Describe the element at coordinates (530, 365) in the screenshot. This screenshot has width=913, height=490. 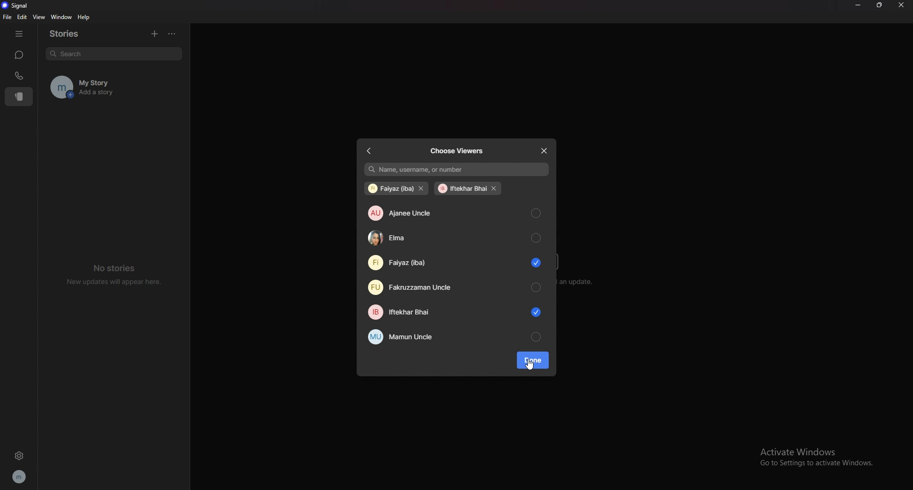
I see `cursor` at that location.